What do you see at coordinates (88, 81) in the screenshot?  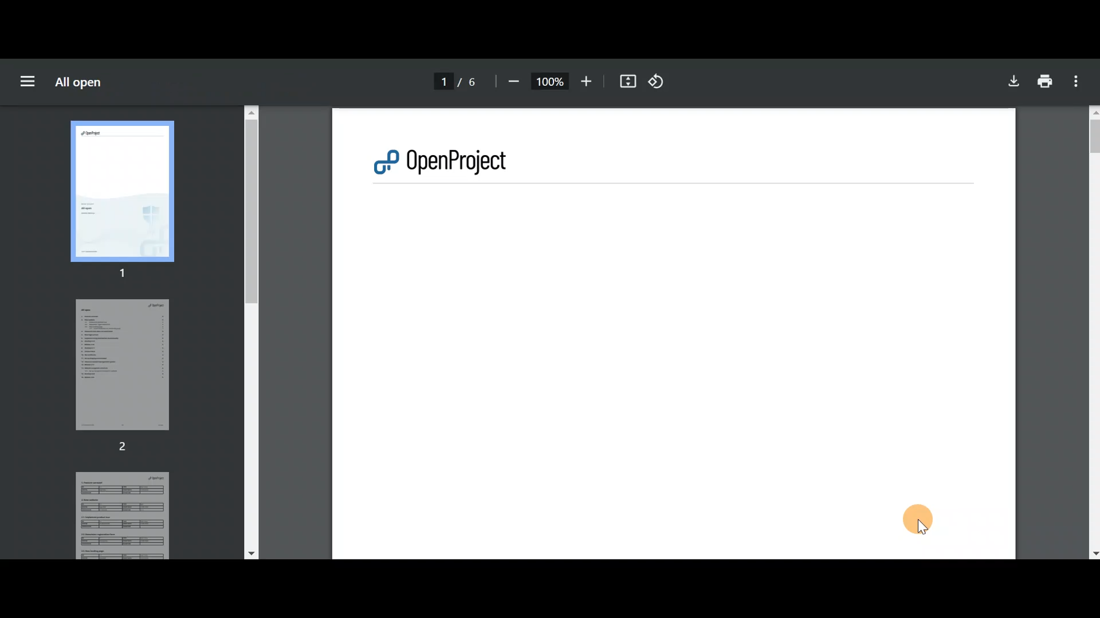 I see `All open` at bounding box center [88, 81].